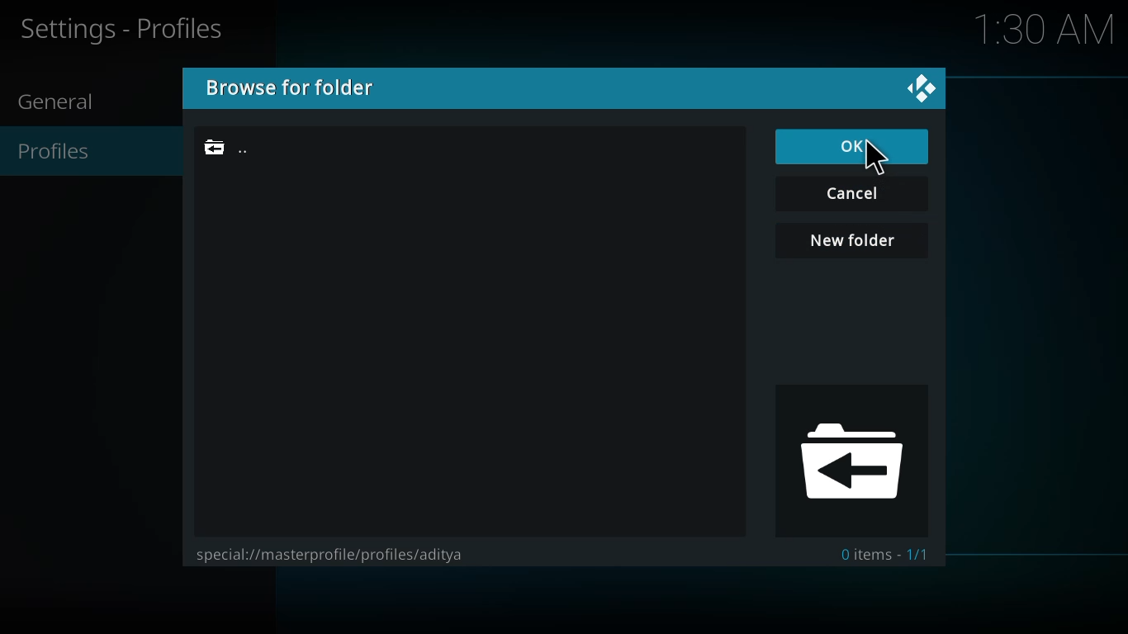  Describe the element at coordinates (231, 147) in the screenshot. I see `back` at that location.